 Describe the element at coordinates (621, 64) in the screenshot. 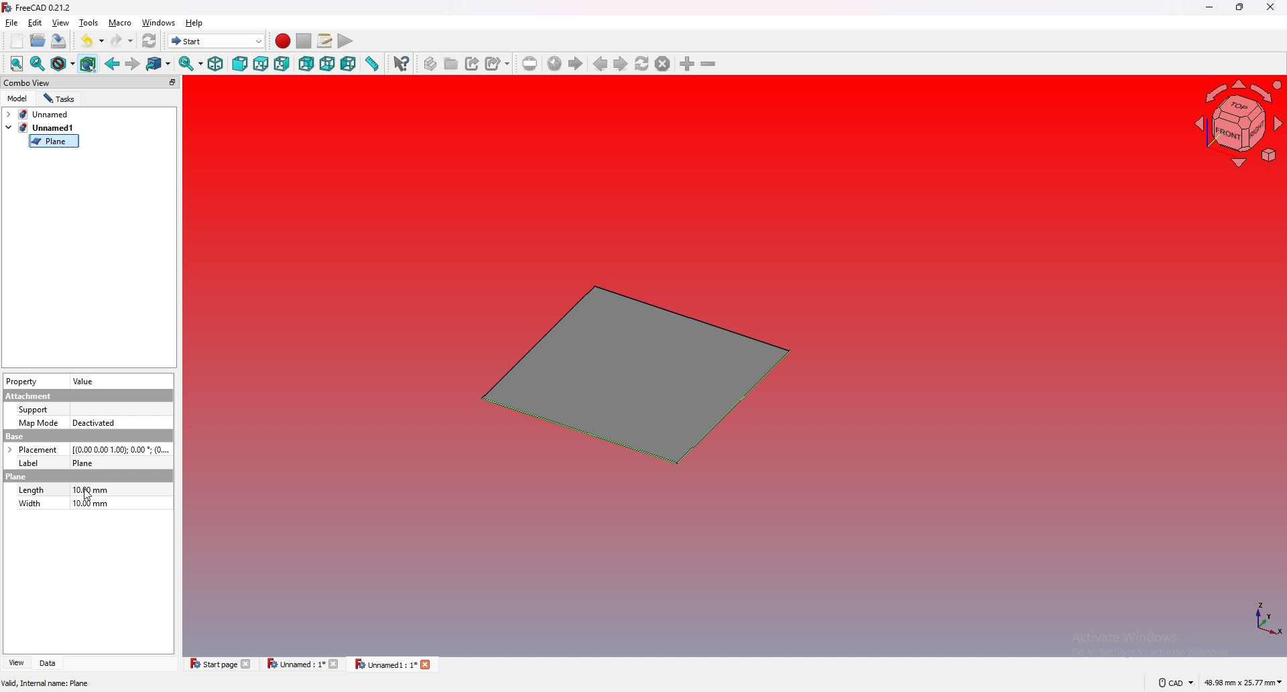

I see `next page` at that location.